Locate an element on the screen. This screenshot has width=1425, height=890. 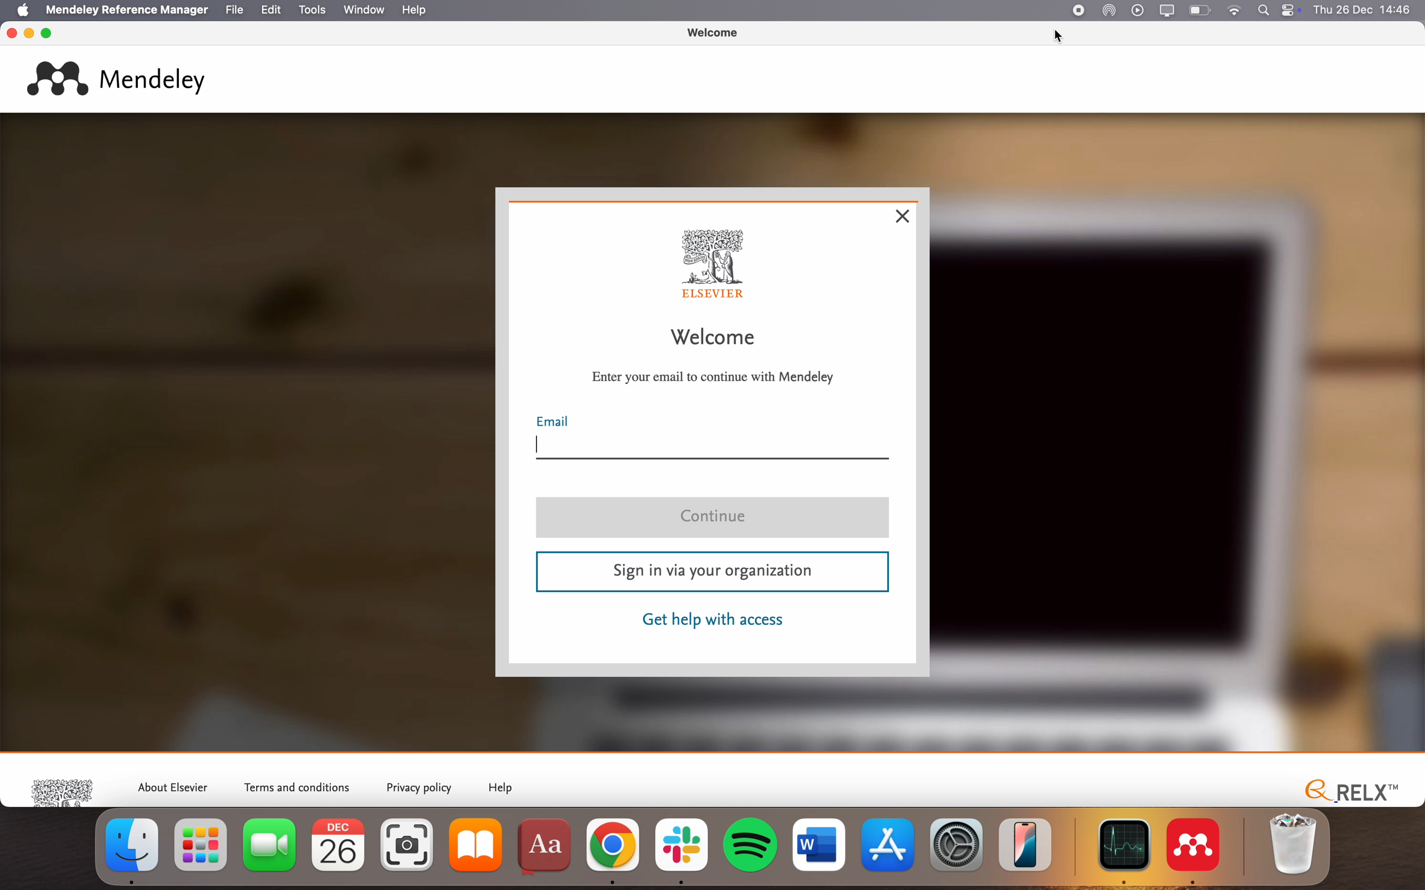
welcome is located at coordinates (717, 338).